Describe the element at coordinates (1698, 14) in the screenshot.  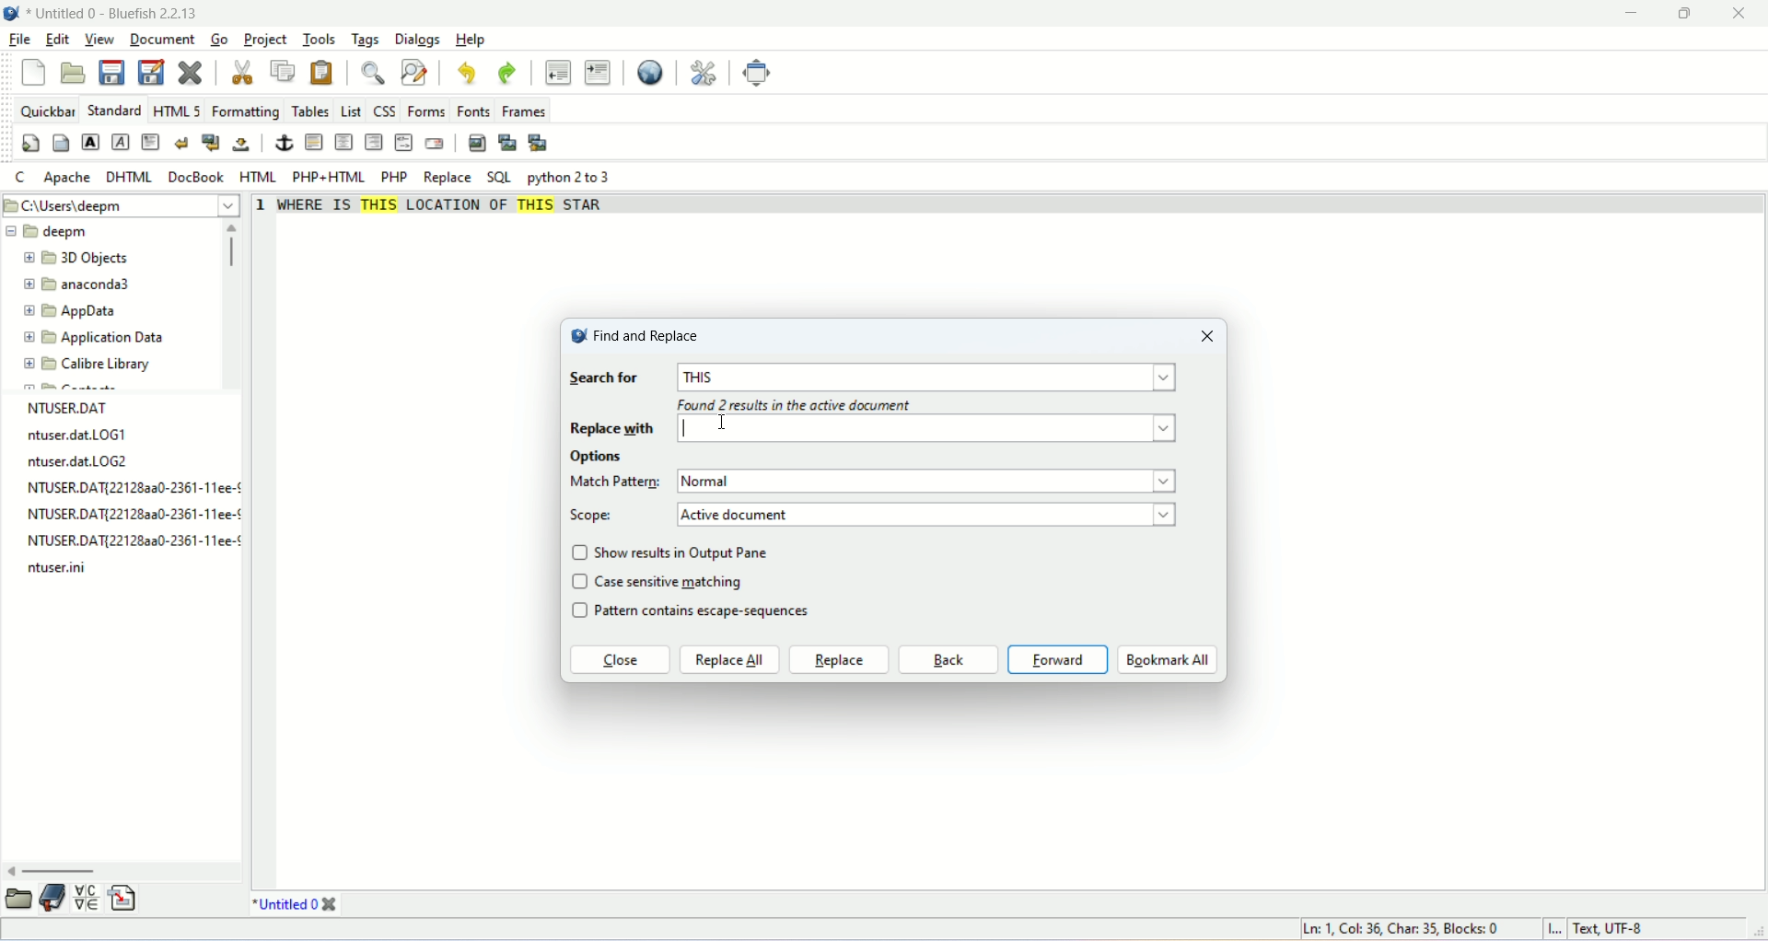
I see `maximize` at that location.